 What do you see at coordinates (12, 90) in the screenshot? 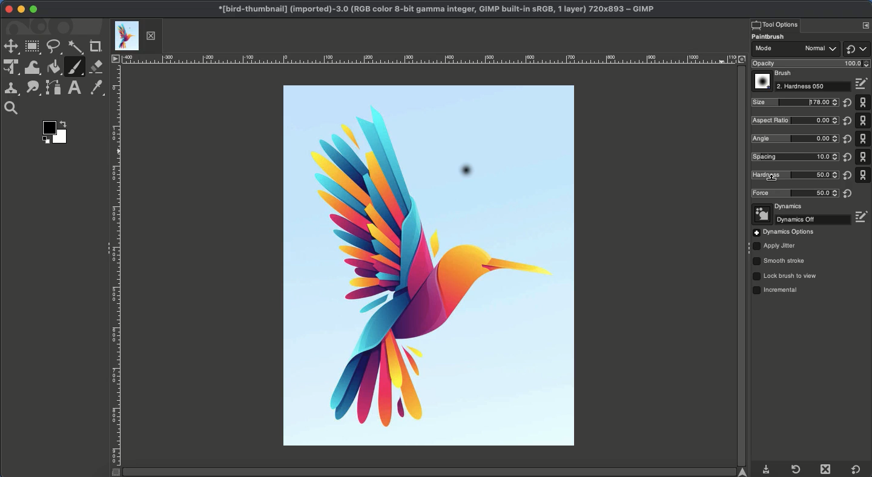
I see `Clone` at bounding box center [12, 90].